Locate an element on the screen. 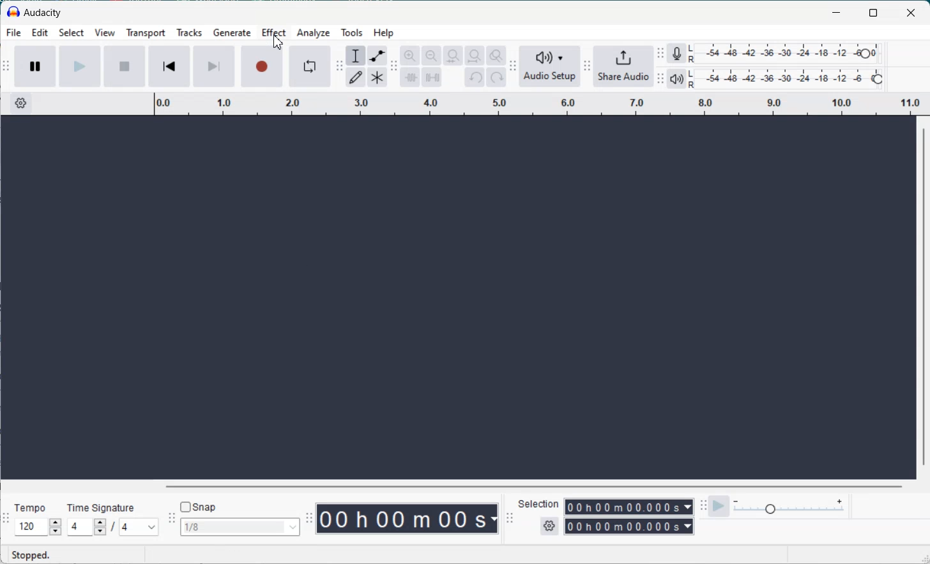 The width and height of the screenshot is (930, 564). Analyze is located at coordinates (312, 33).